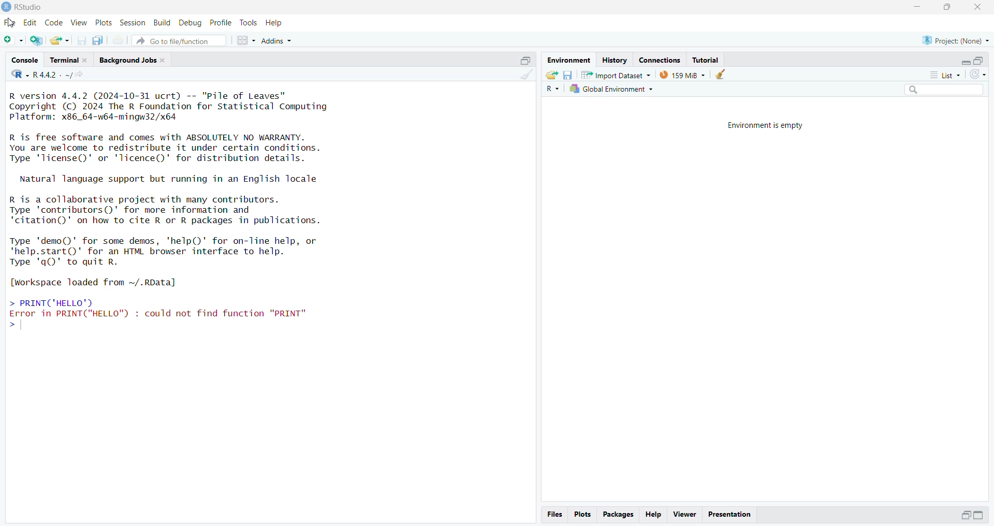 This screenshot has width=994, height=526. I want to click on terminal, so click(69, 60).